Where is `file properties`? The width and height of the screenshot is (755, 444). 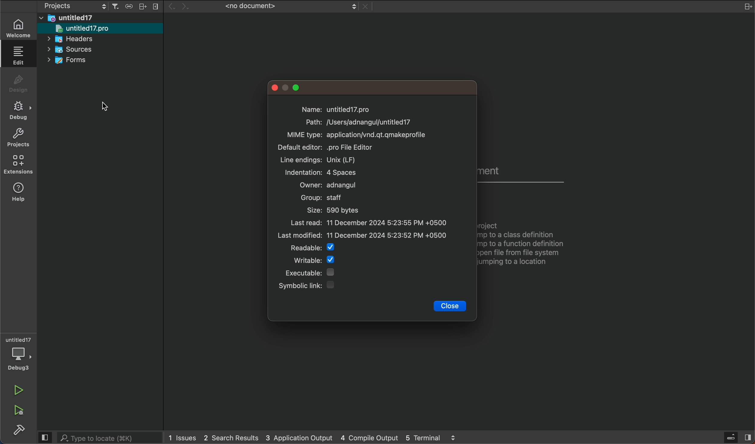 file properties is located at coordinates (375, 171).